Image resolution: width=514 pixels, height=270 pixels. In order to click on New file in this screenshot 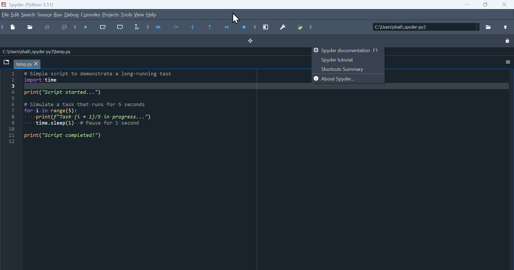, I will do `click(10, 28)`.